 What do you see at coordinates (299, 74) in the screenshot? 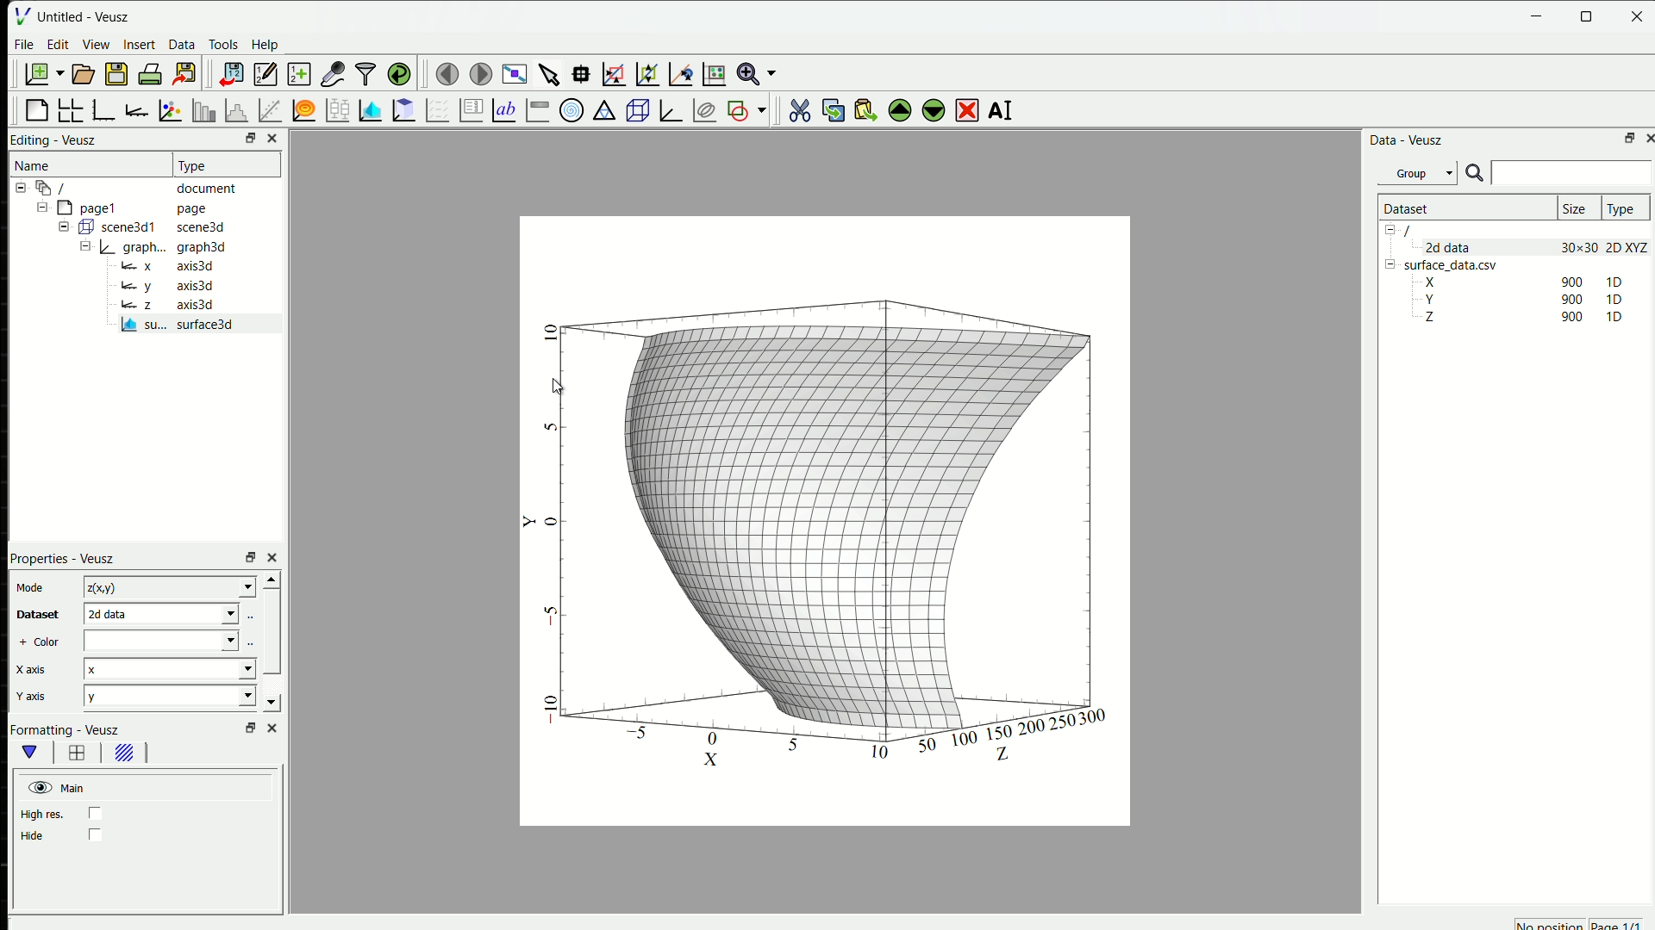
I see `create new data sets` at bounding box center [299, 74].